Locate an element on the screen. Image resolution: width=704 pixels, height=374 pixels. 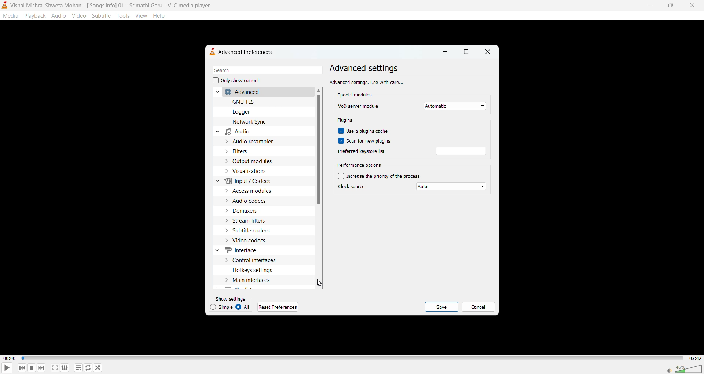
Advanced settings, Use with care... is located at coordinates (367, 82).